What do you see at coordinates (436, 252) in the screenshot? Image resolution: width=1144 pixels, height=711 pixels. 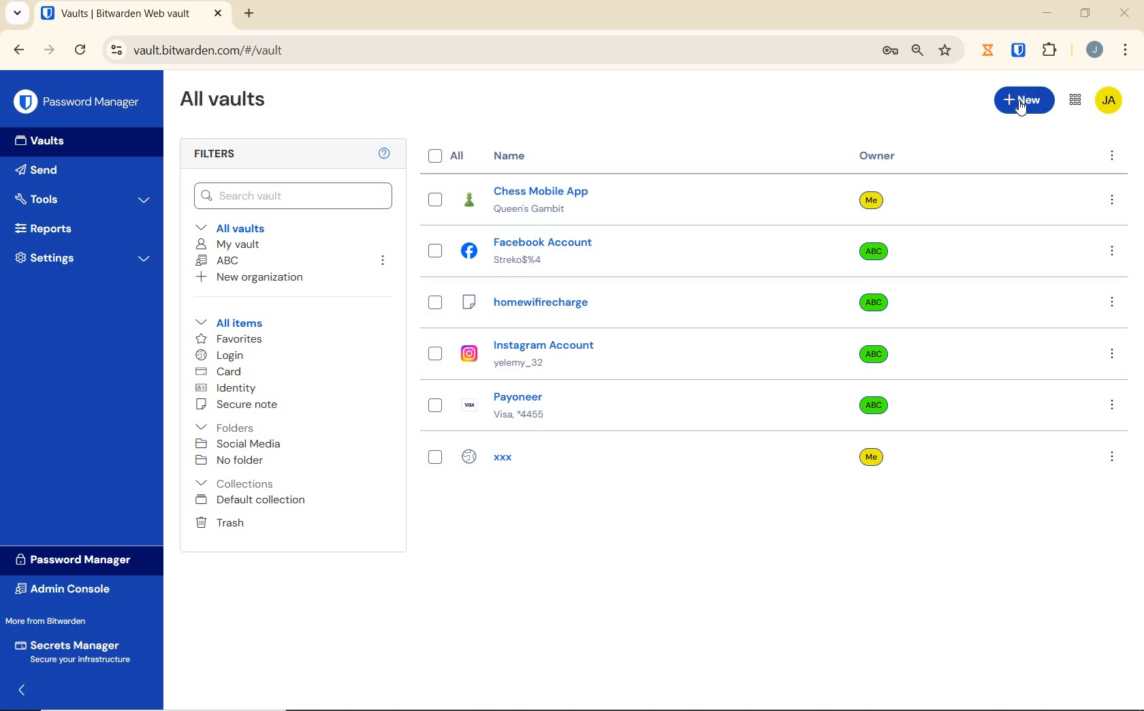 I see `select entry` at bounding box center [436, 252].